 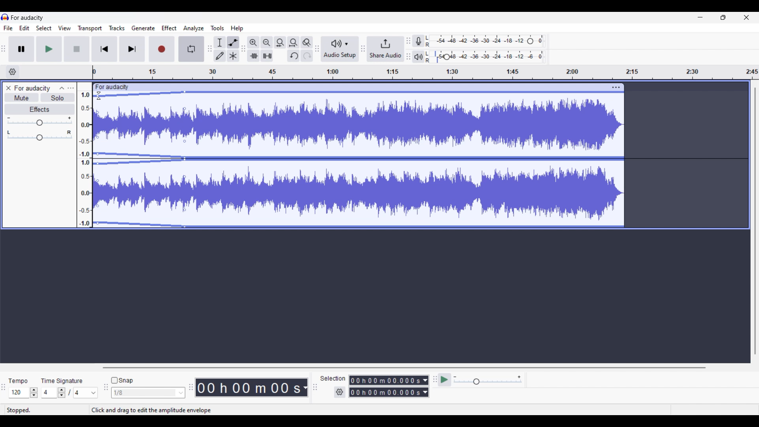 What do you see at coordinates (77, 49) in the screenshot?
I see `Stop` at bounding box center [77, 49].